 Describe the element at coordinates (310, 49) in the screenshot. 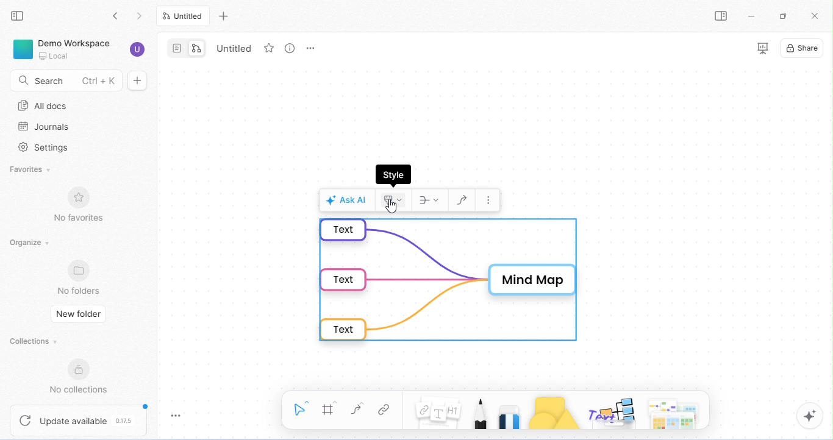

I see `tab options` at that location.